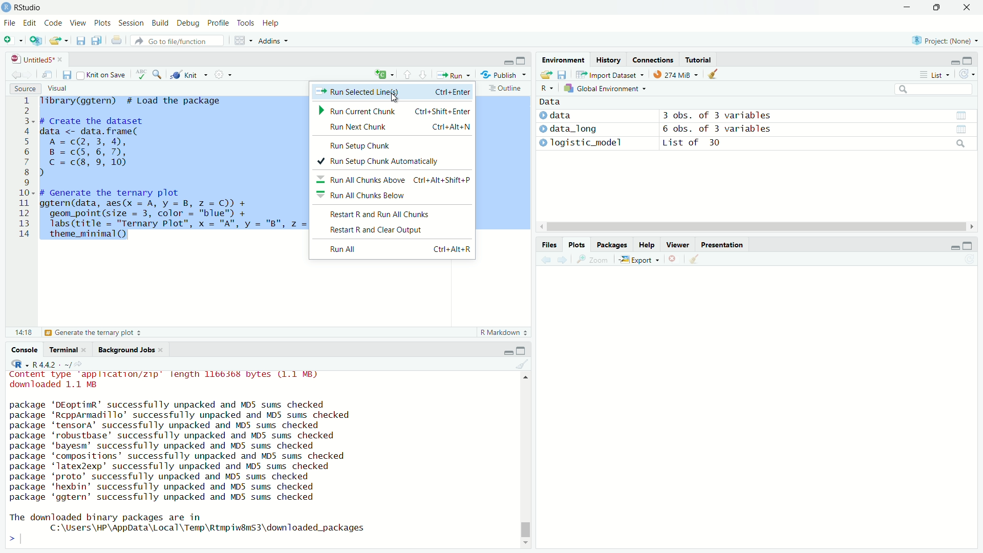  Describe the element at coordinates (11, 22) in the screenshot. I see `File` at that location.